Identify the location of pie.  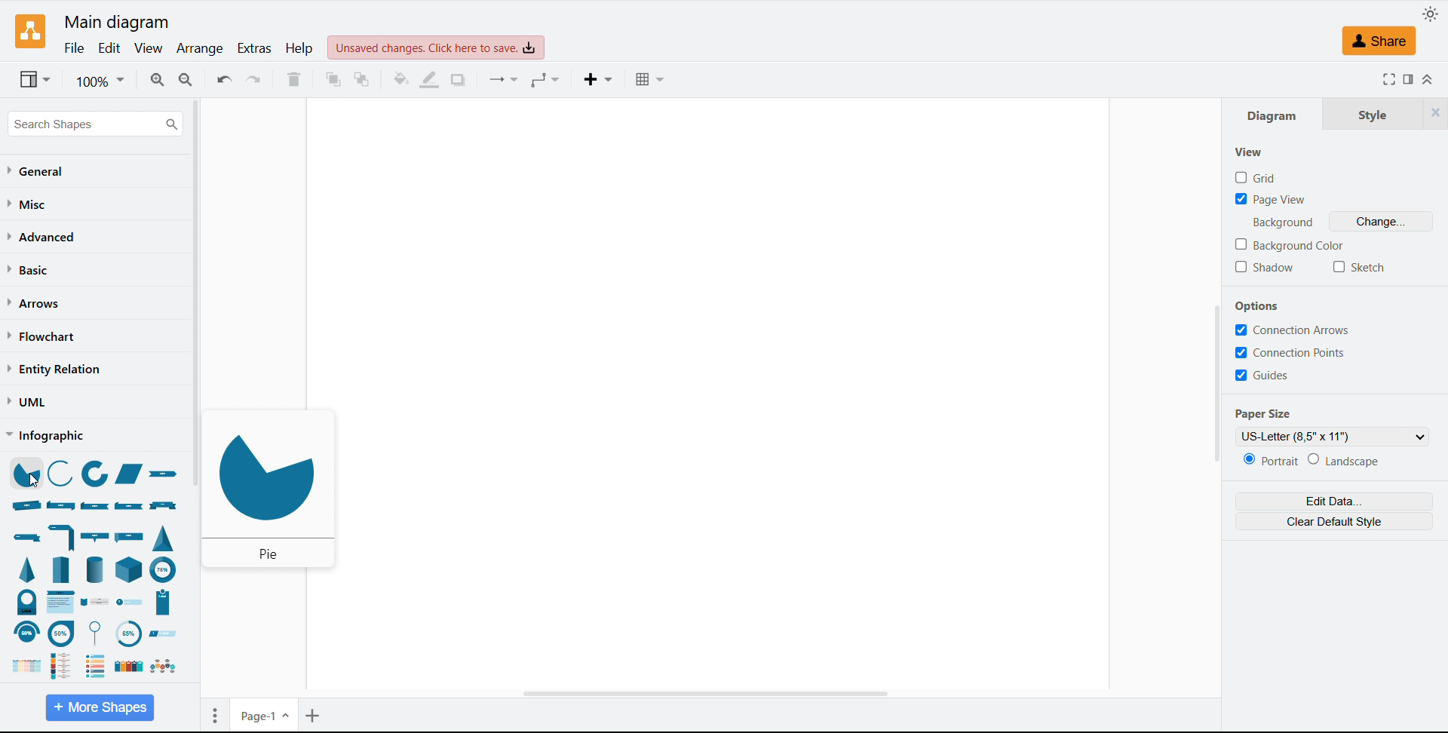
(23, 474).